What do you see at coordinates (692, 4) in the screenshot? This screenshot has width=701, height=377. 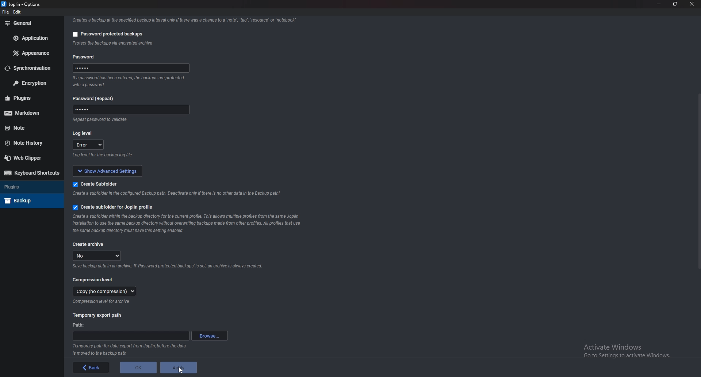 I see `close` at bounding box center [692, 4].